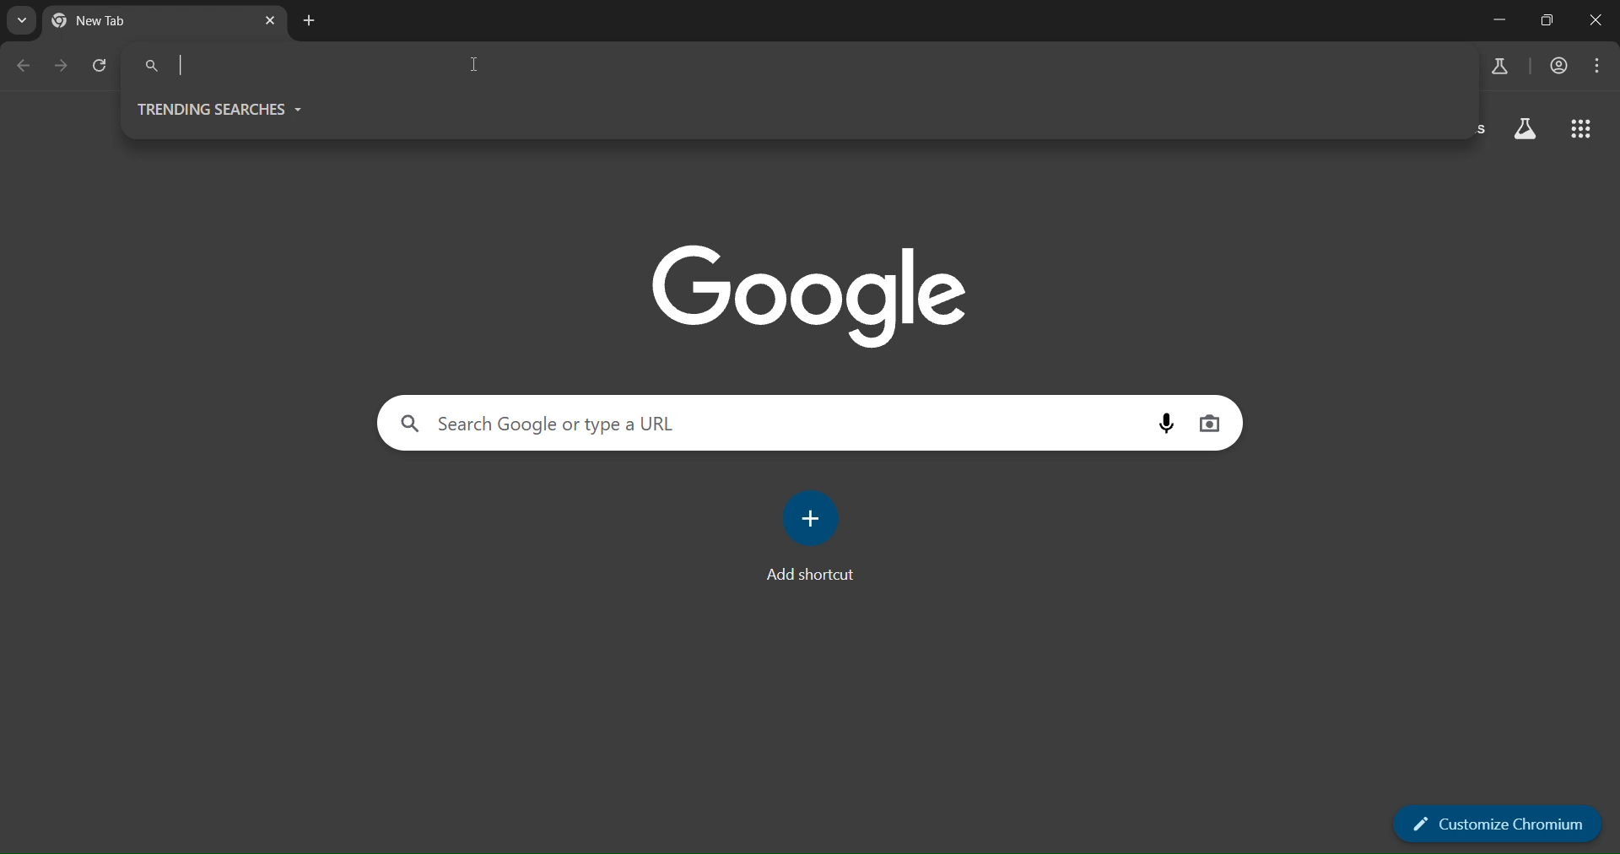 This screenshot has height=854, width=1620. I want to click on close, so click(1600, 19).